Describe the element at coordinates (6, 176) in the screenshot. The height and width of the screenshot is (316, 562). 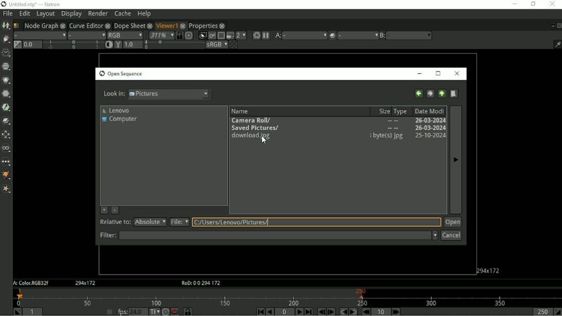
I see `GMIC` at that location.